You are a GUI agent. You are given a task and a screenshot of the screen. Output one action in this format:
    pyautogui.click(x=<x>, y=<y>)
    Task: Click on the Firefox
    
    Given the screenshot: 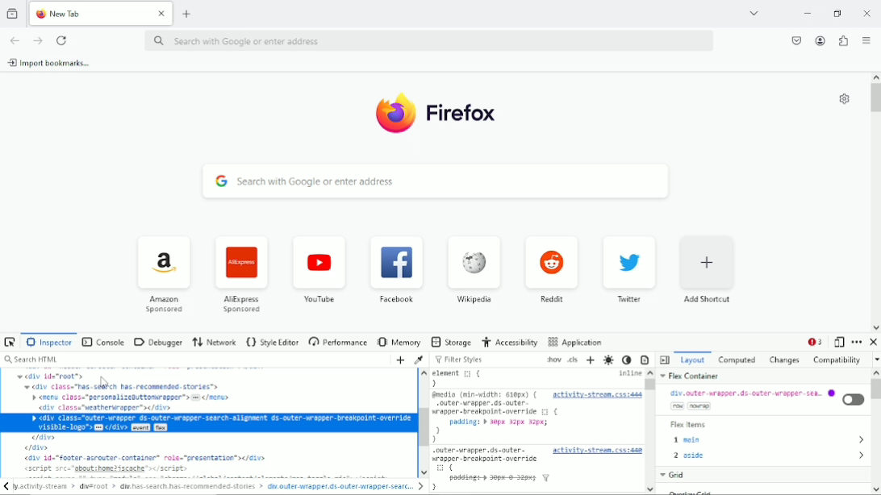 What is the action you would take?
    pyautogui.click(x=461, y=117)
    